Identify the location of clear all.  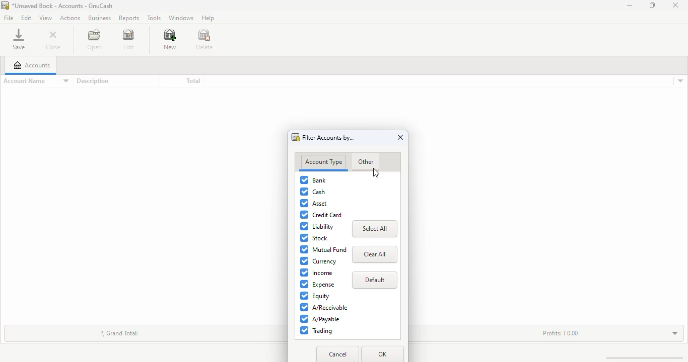
(375, 254).